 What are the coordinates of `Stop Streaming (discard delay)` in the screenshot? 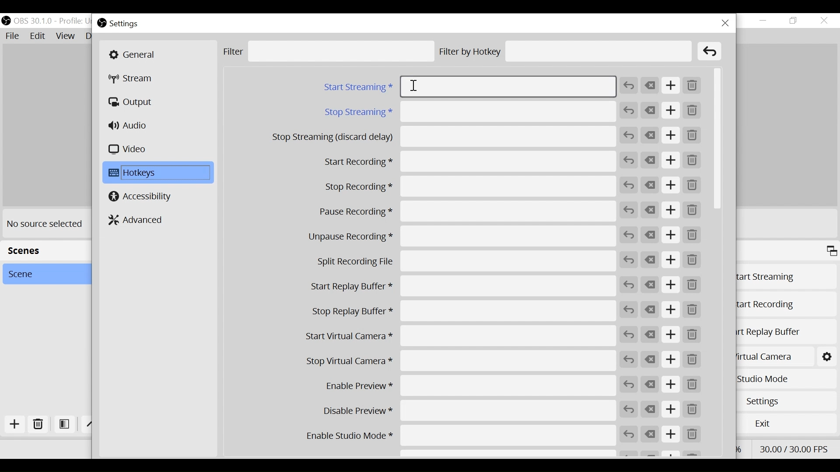 It's located at (444, 136).